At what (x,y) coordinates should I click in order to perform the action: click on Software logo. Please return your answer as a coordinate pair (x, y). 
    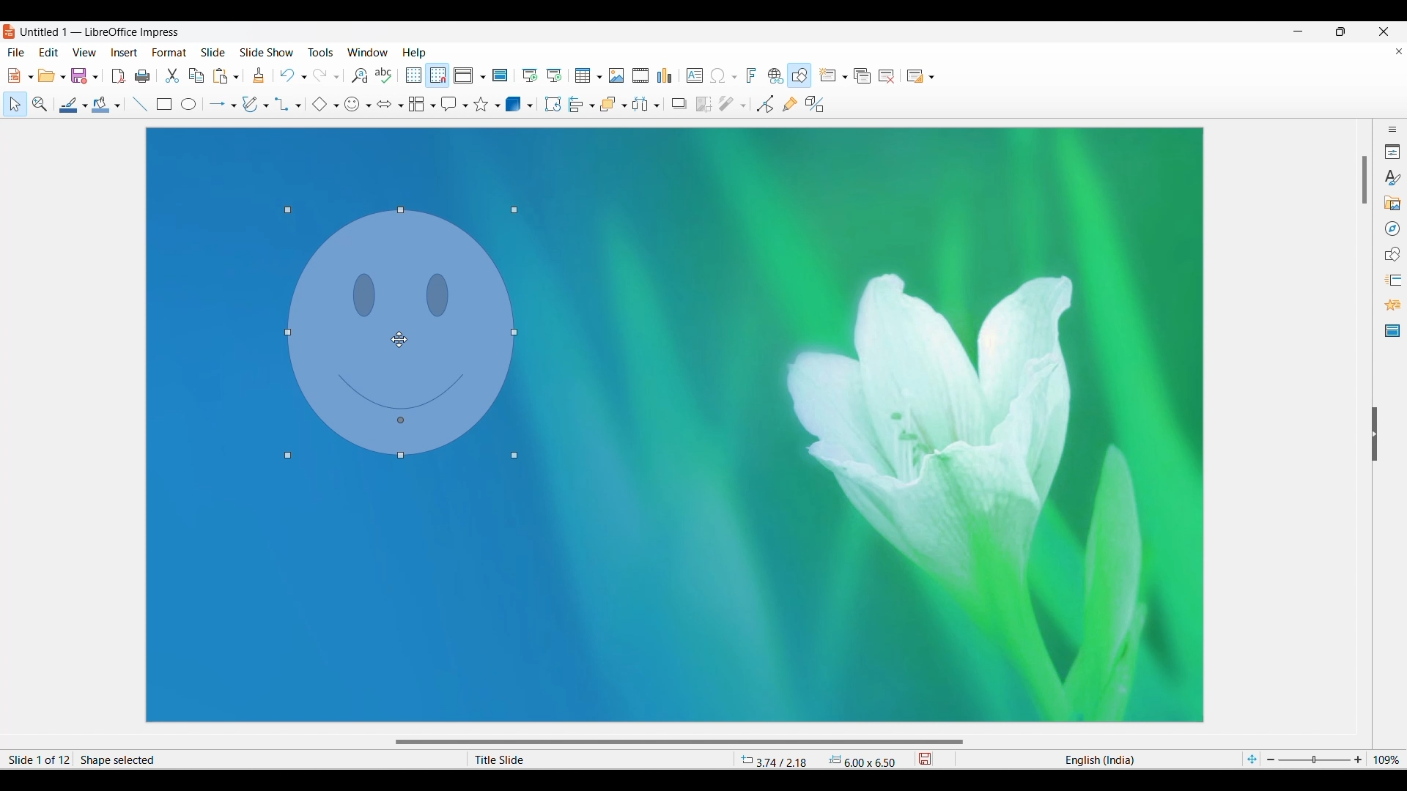
    Looking at the image, I should click on (10, 31).